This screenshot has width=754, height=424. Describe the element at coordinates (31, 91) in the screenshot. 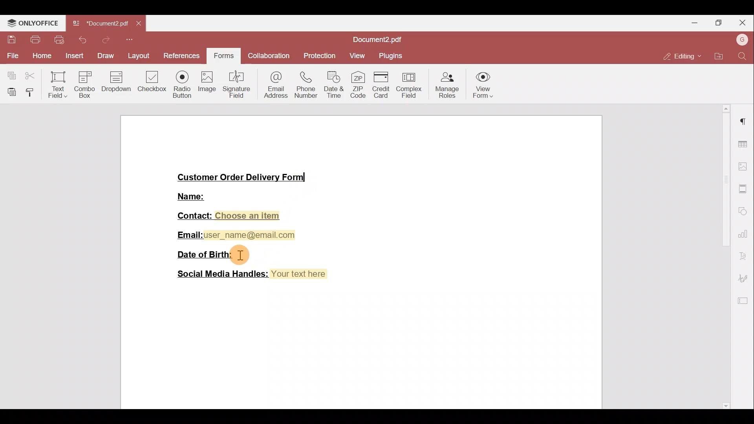

I see `Copy style` at that location.